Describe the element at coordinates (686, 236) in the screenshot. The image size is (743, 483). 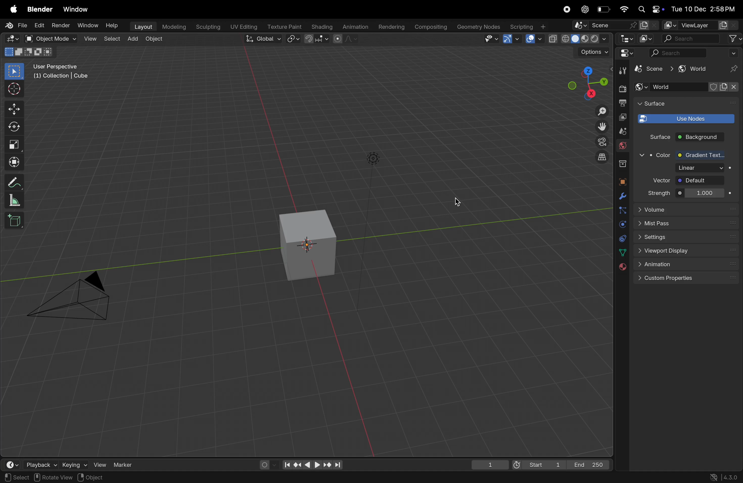
I see `settings` at that location.